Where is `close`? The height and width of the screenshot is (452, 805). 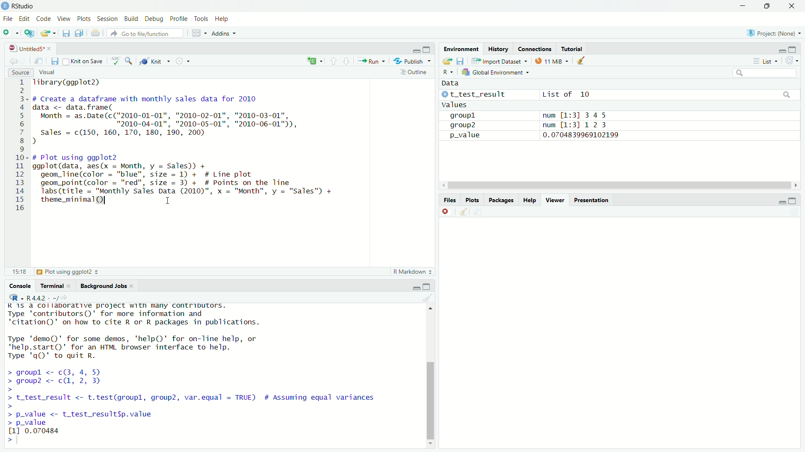 close is located at coordinates (790, 8).